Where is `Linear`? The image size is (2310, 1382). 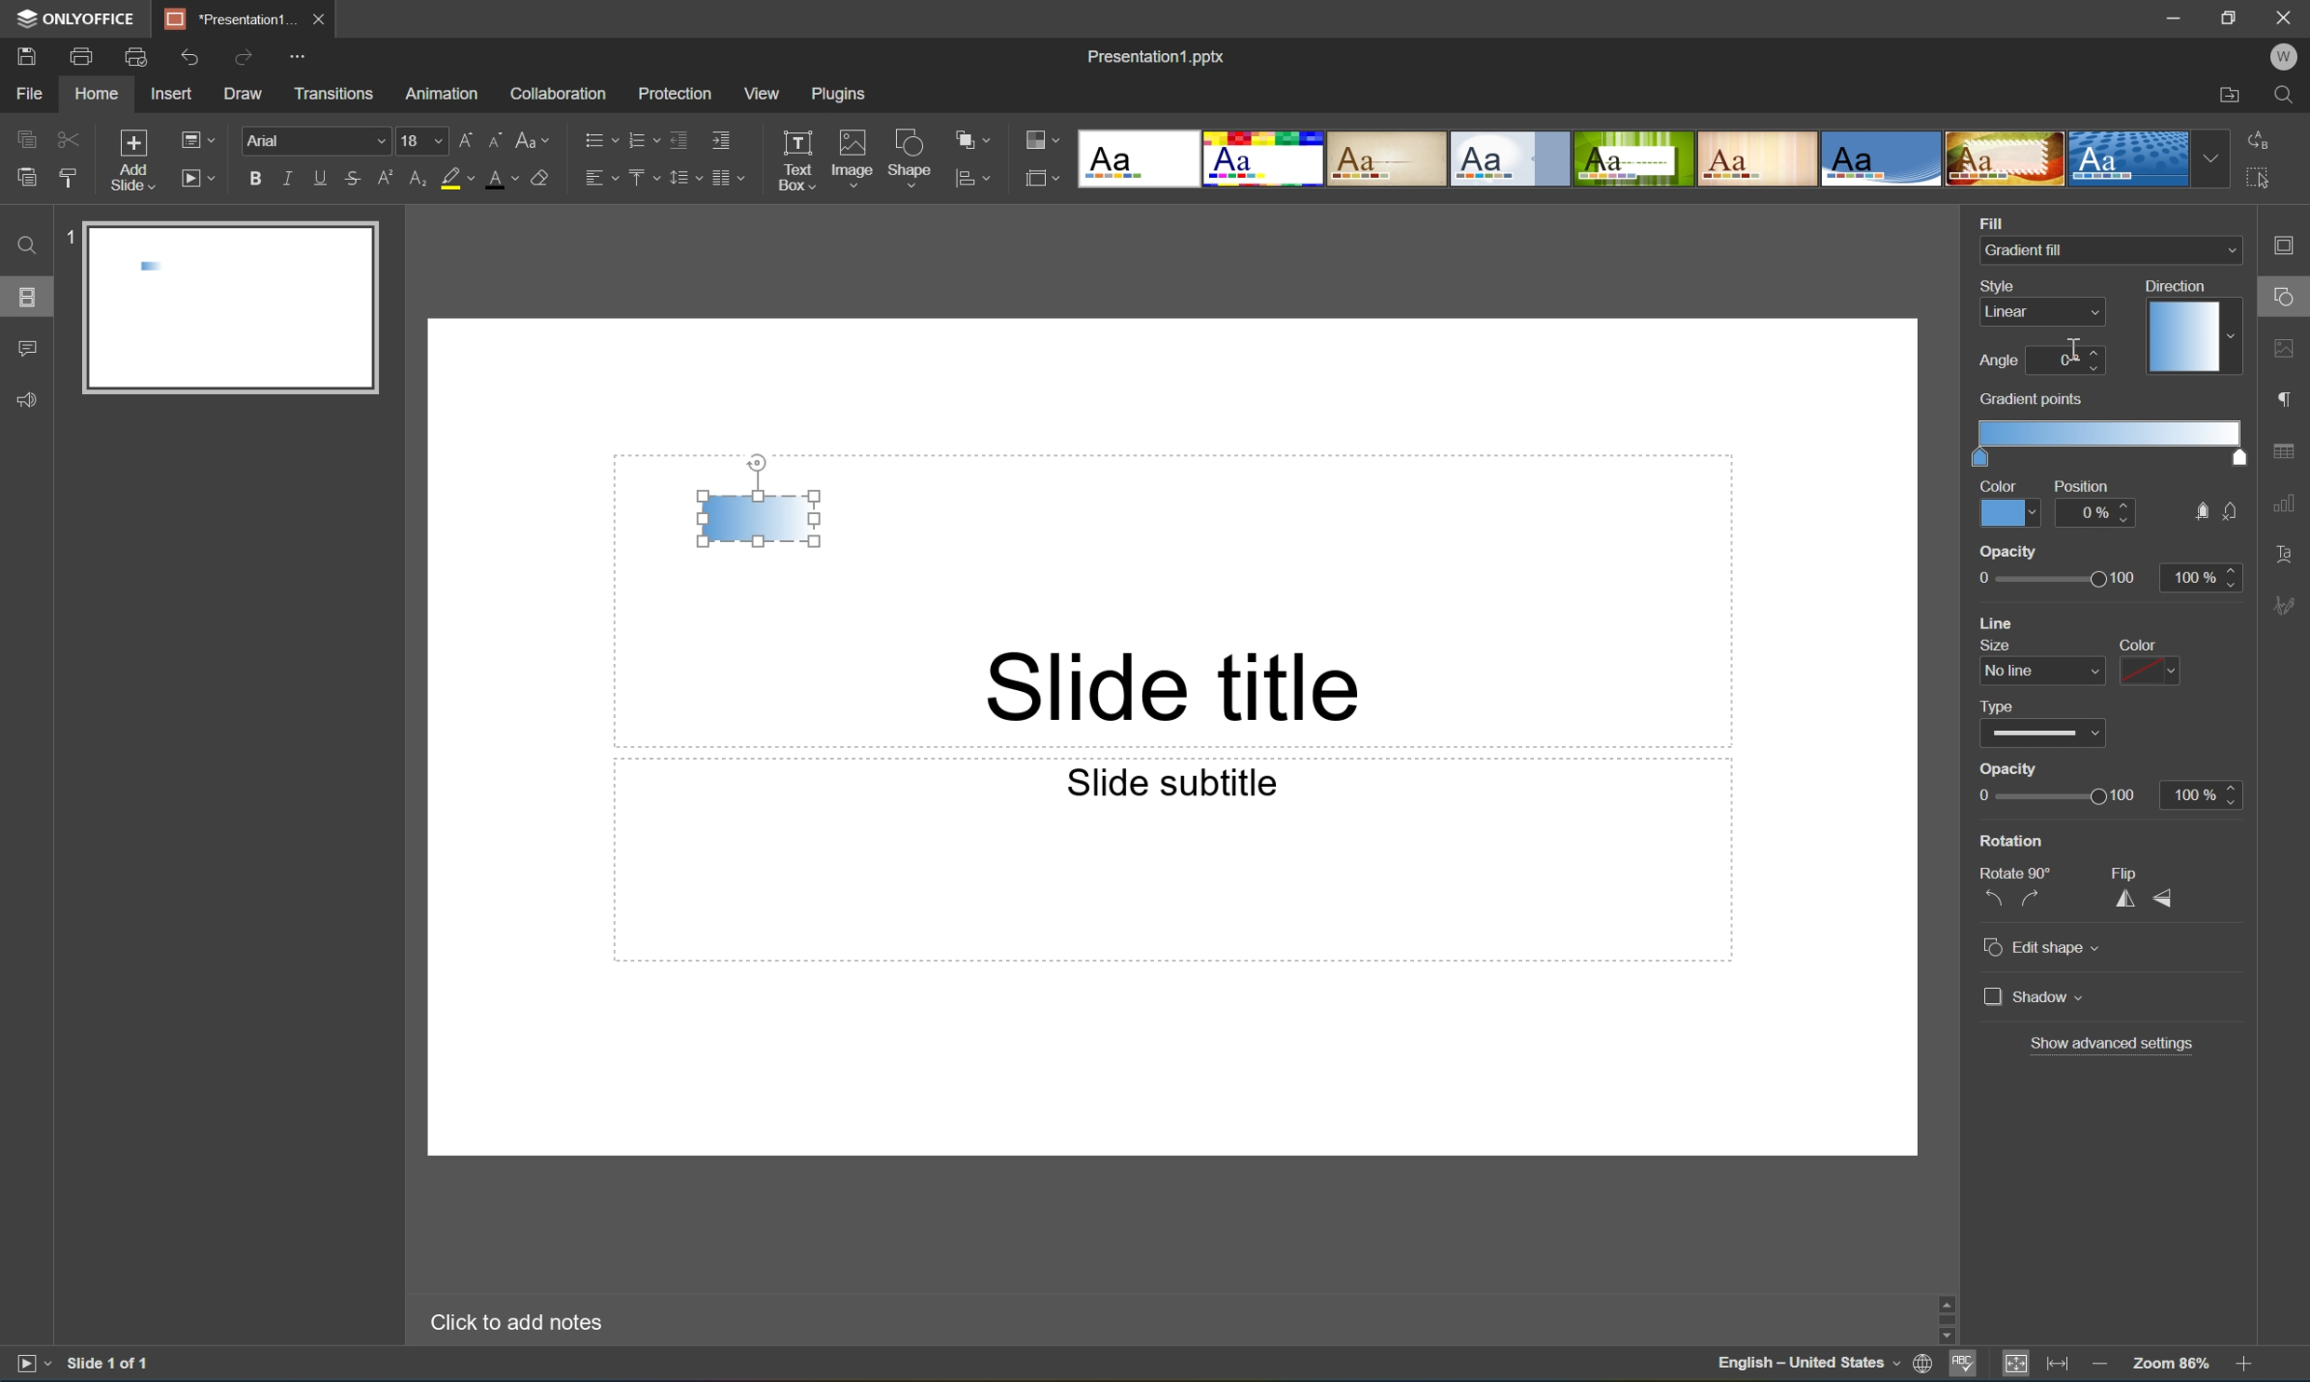 Linear is located at coordinates (2010, 311).